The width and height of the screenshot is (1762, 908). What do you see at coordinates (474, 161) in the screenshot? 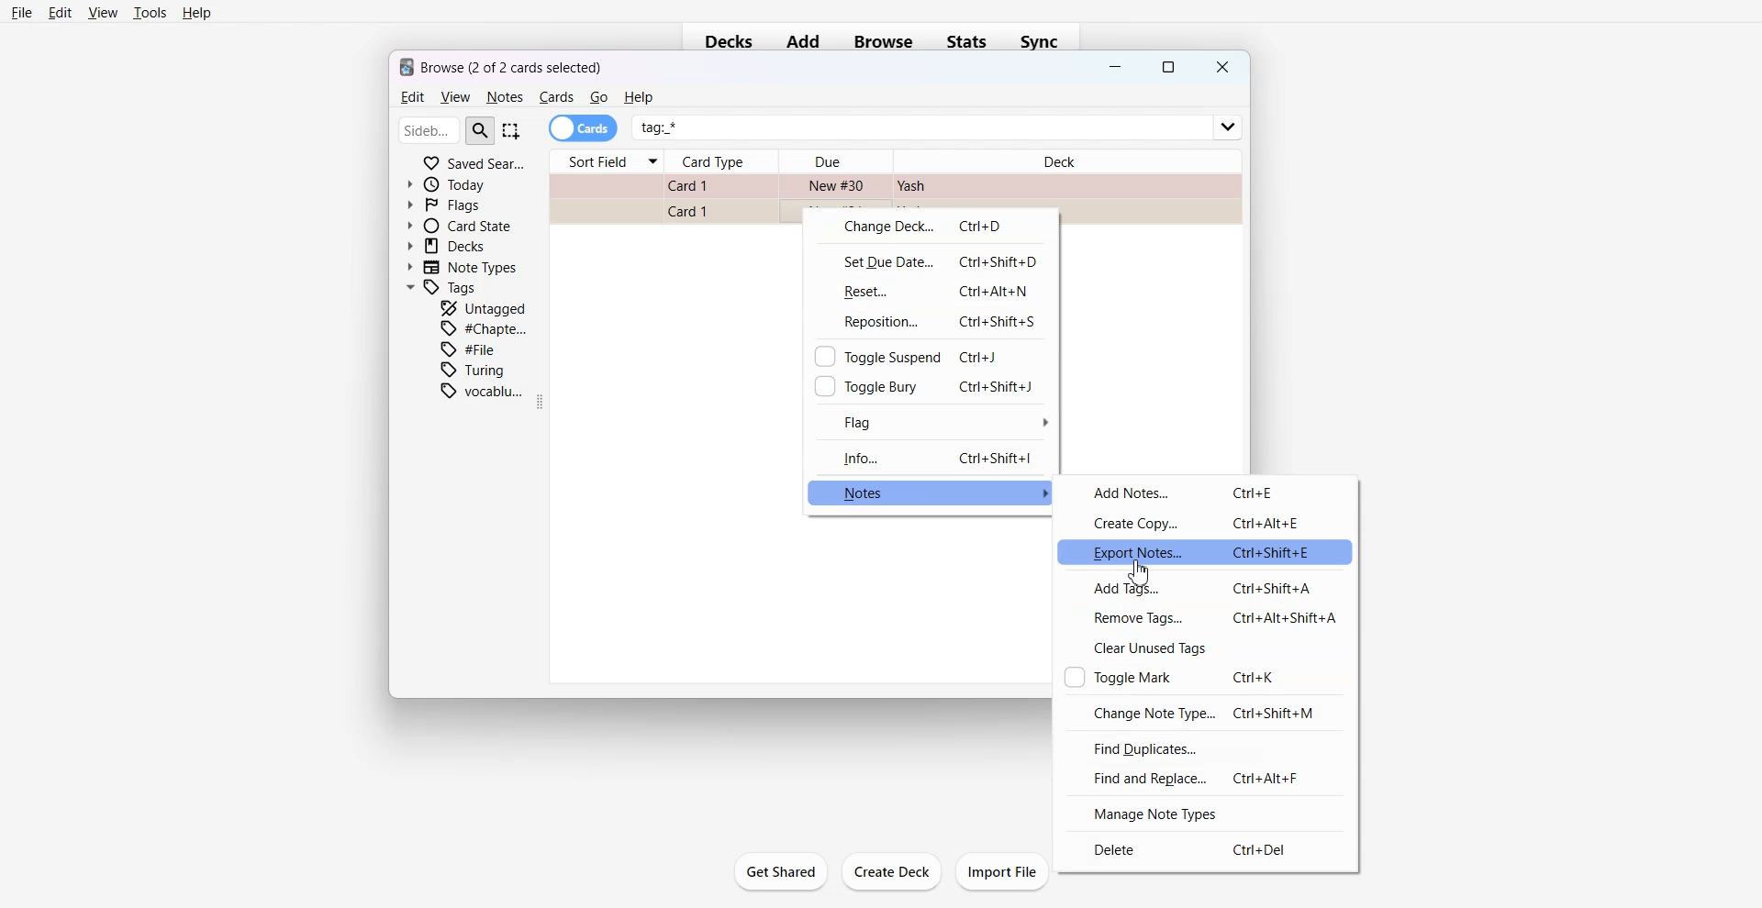
I see `Saved Search` at bounding box center [474, 161].